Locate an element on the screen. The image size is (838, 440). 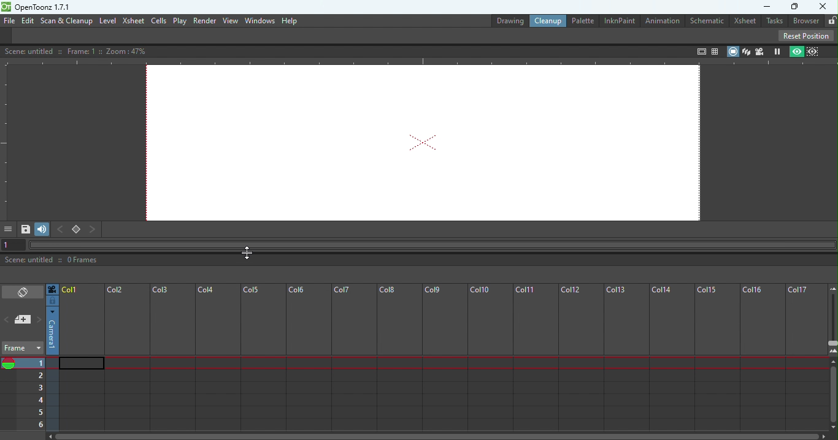
Set the current frame is located at coordinates (31, 362).